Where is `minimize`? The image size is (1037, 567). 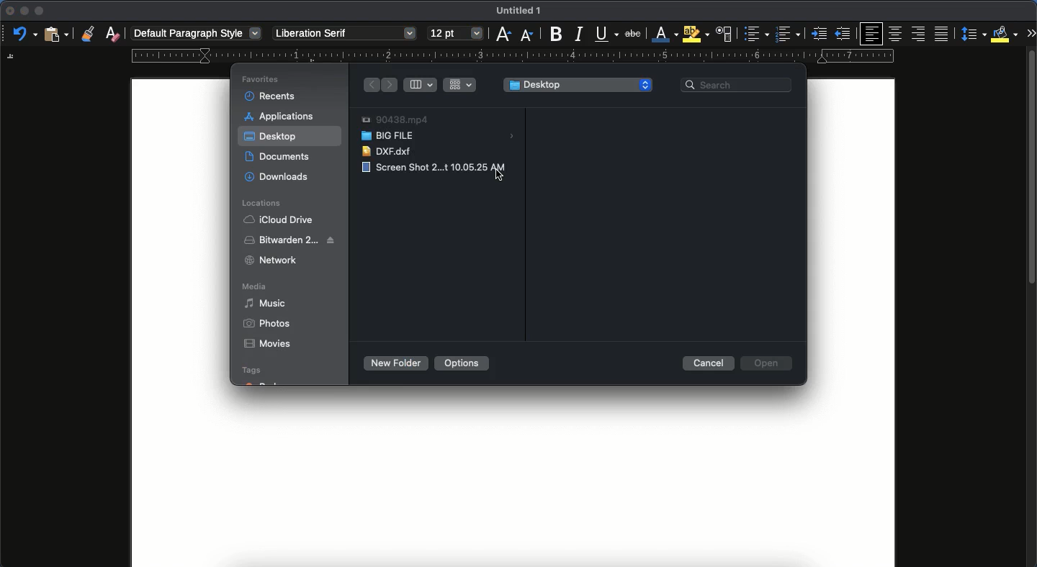
minimize is located at coordinates (24, 11).